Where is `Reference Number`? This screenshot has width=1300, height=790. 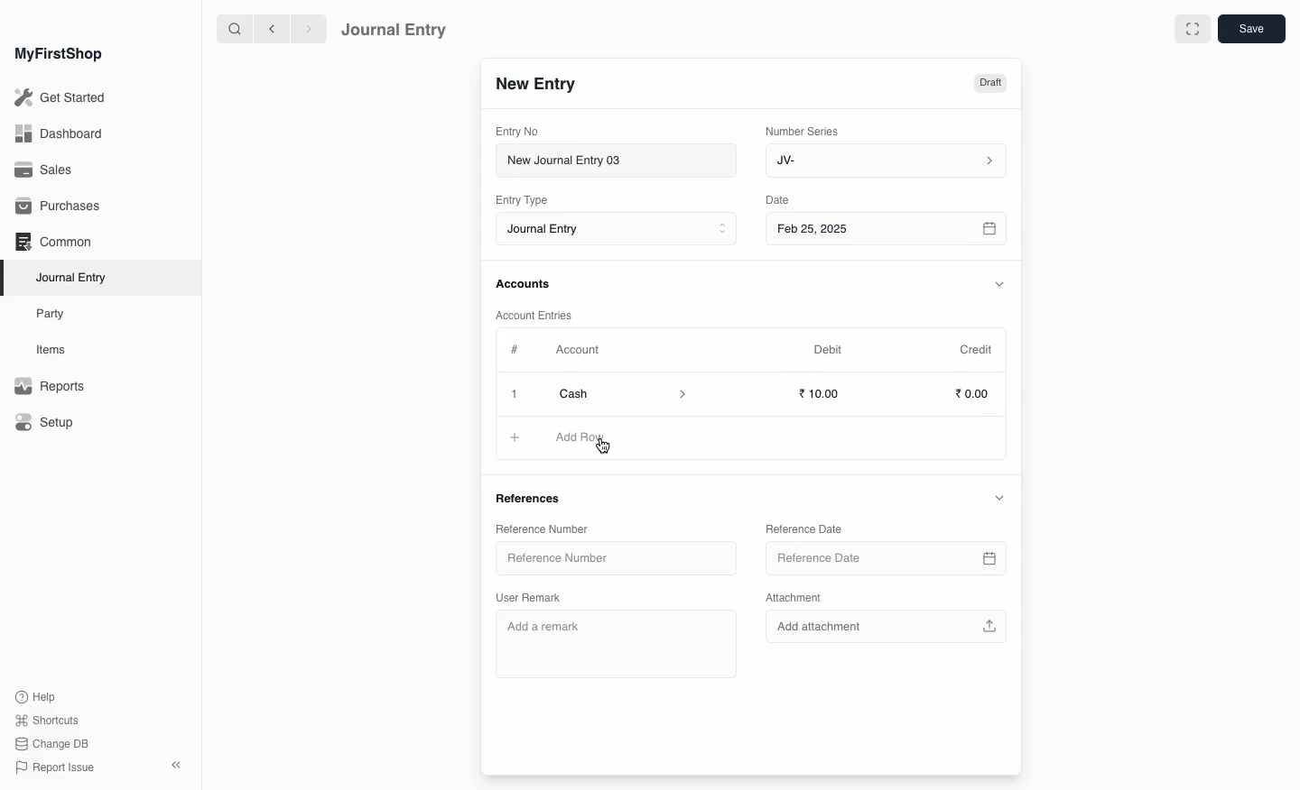 Reference Number is located at coordinates (616, 558).